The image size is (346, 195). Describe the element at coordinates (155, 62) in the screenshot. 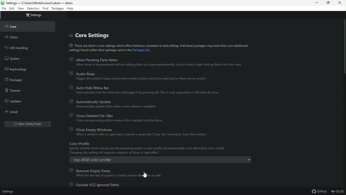

I see `allow pending pane items` at that location.